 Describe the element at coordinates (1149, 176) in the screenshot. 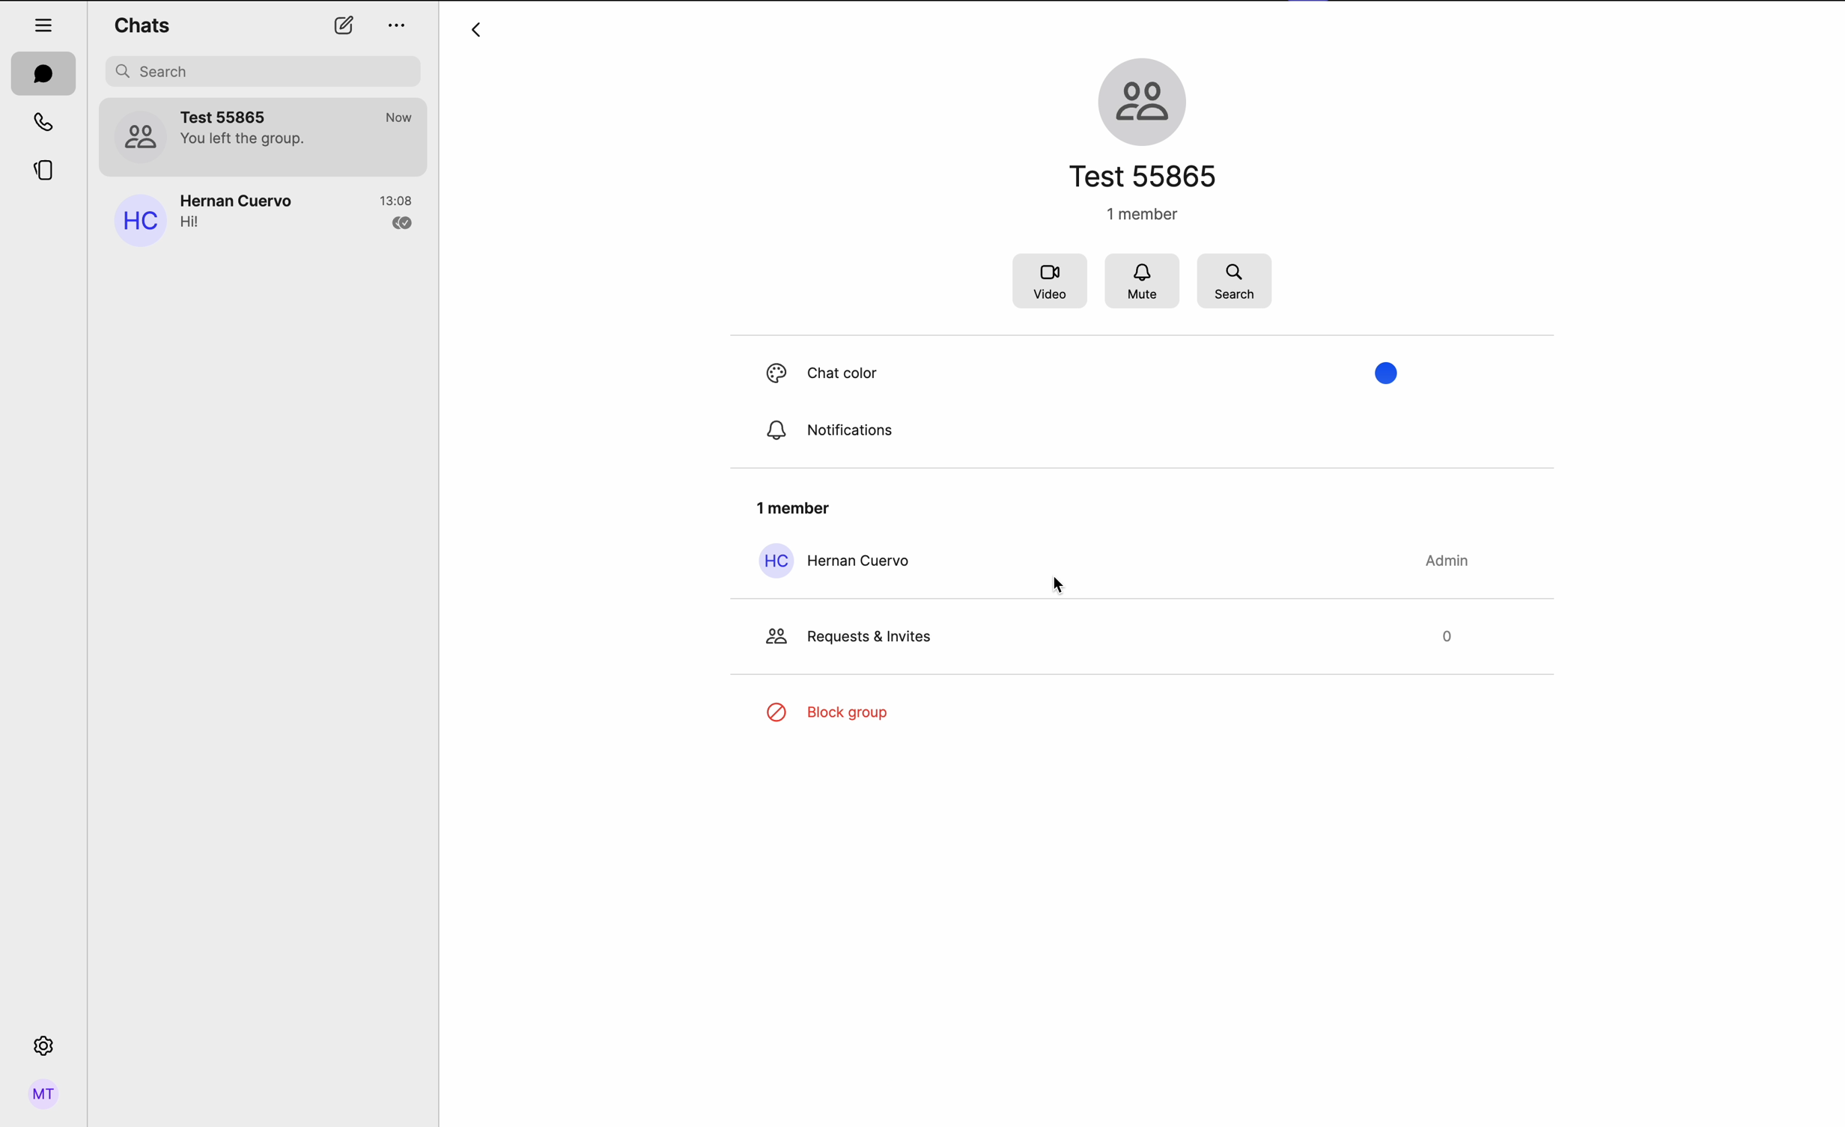

I see `name group` at that location.